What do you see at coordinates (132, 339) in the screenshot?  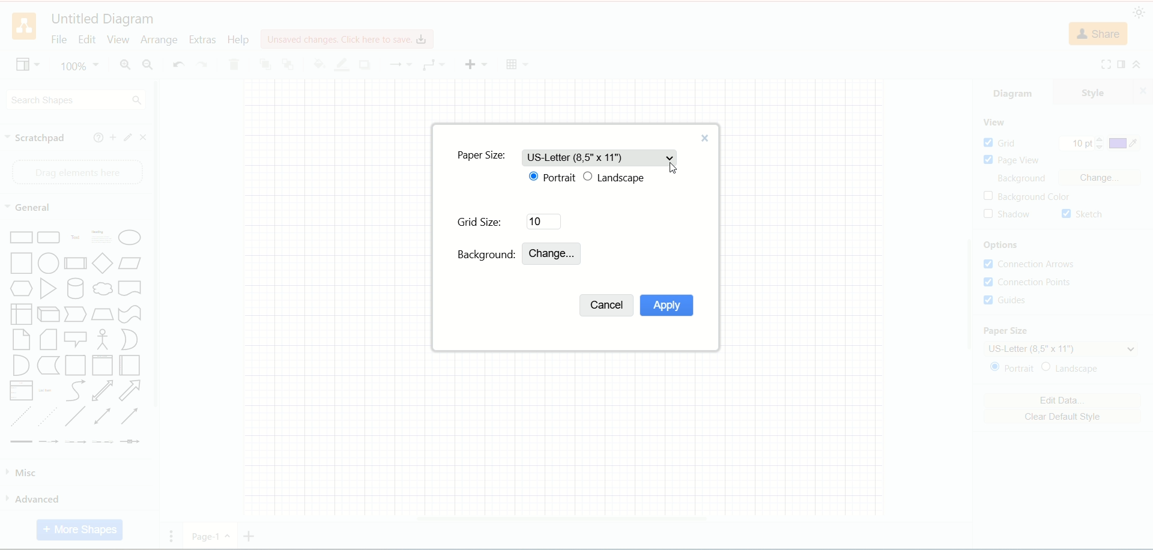 I see `Or` at bounding box center [132, 339].